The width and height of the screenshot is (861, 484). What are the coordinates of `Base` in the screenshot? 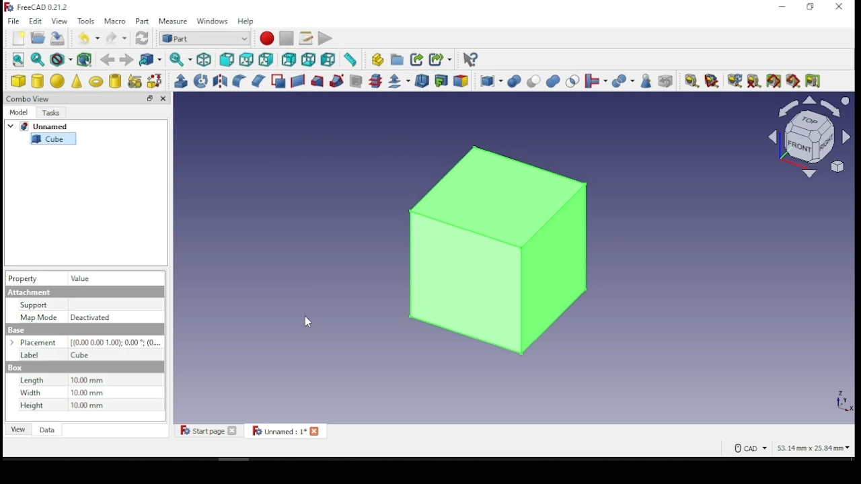 It's located at (17, 330).